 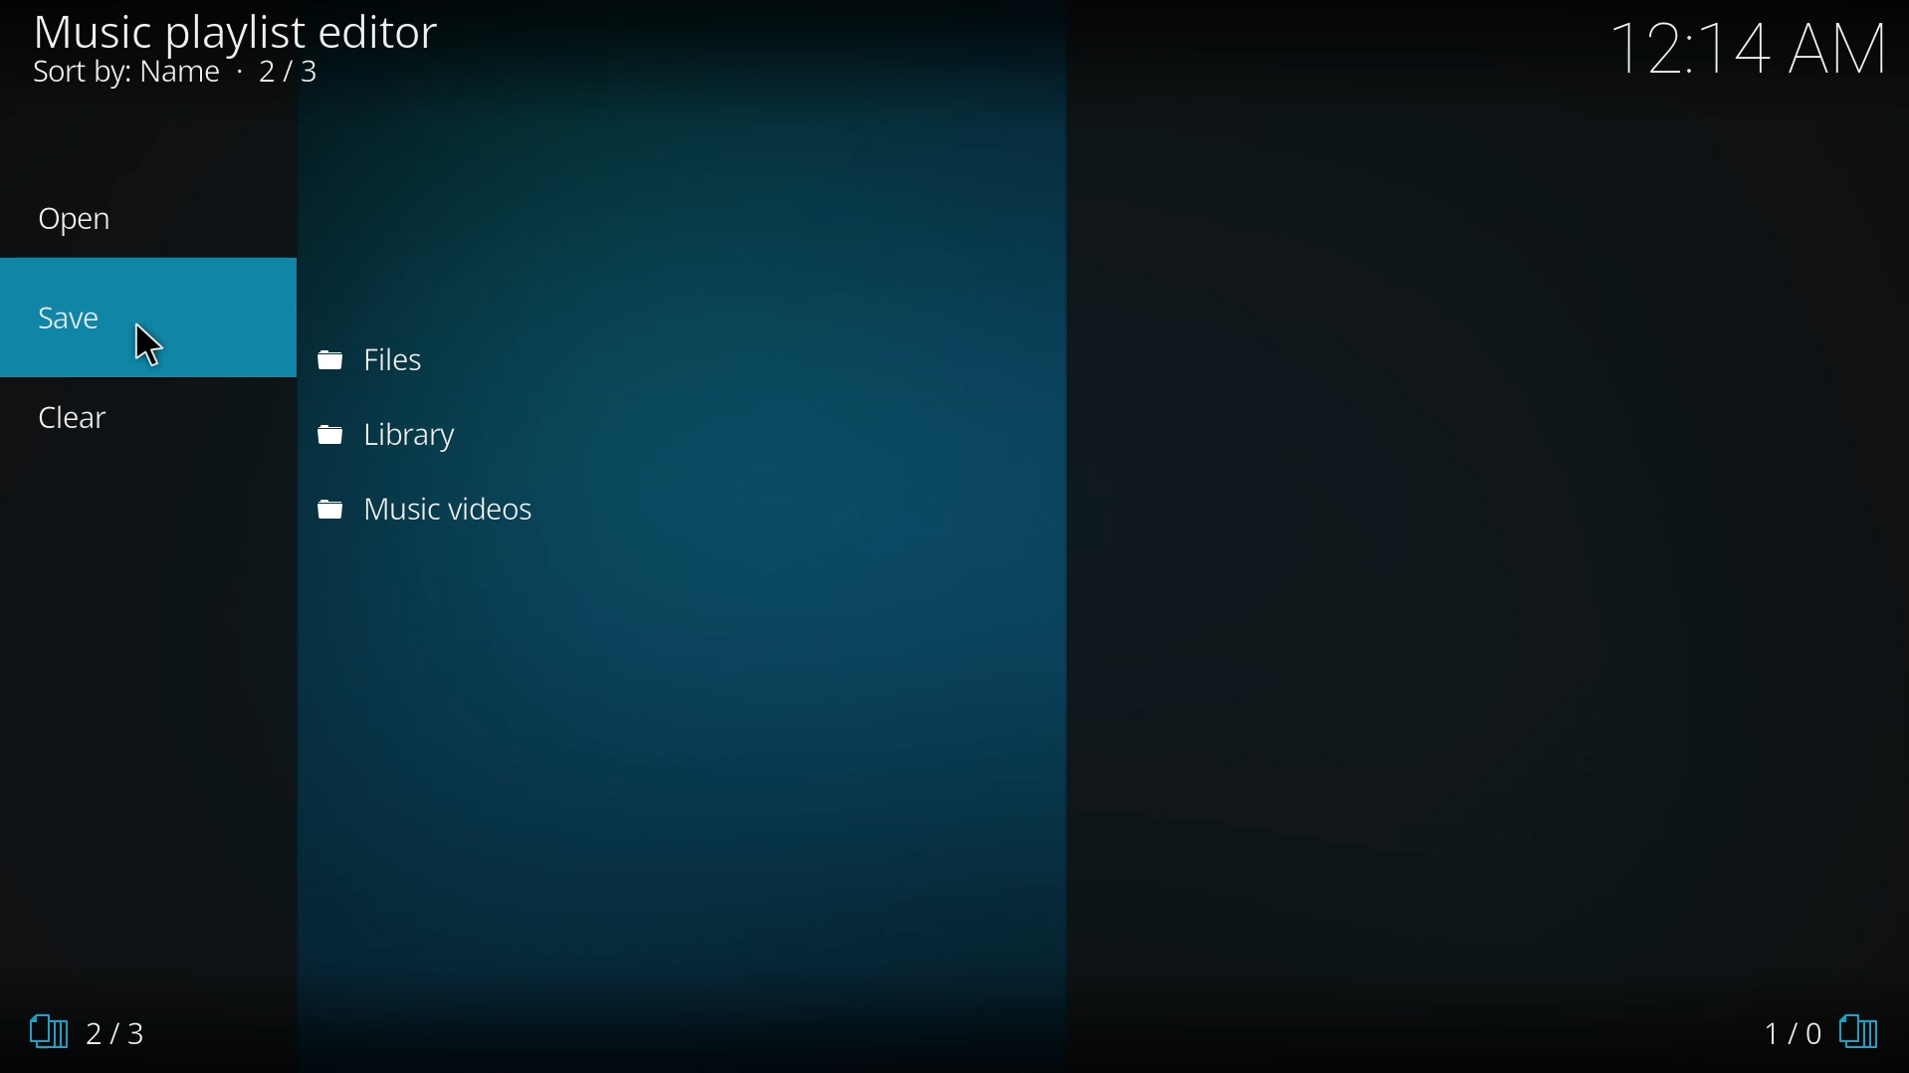 What do you see at coordinates (399, 434) in the screenshot?
I see `library` at bounding box center [399, 434].